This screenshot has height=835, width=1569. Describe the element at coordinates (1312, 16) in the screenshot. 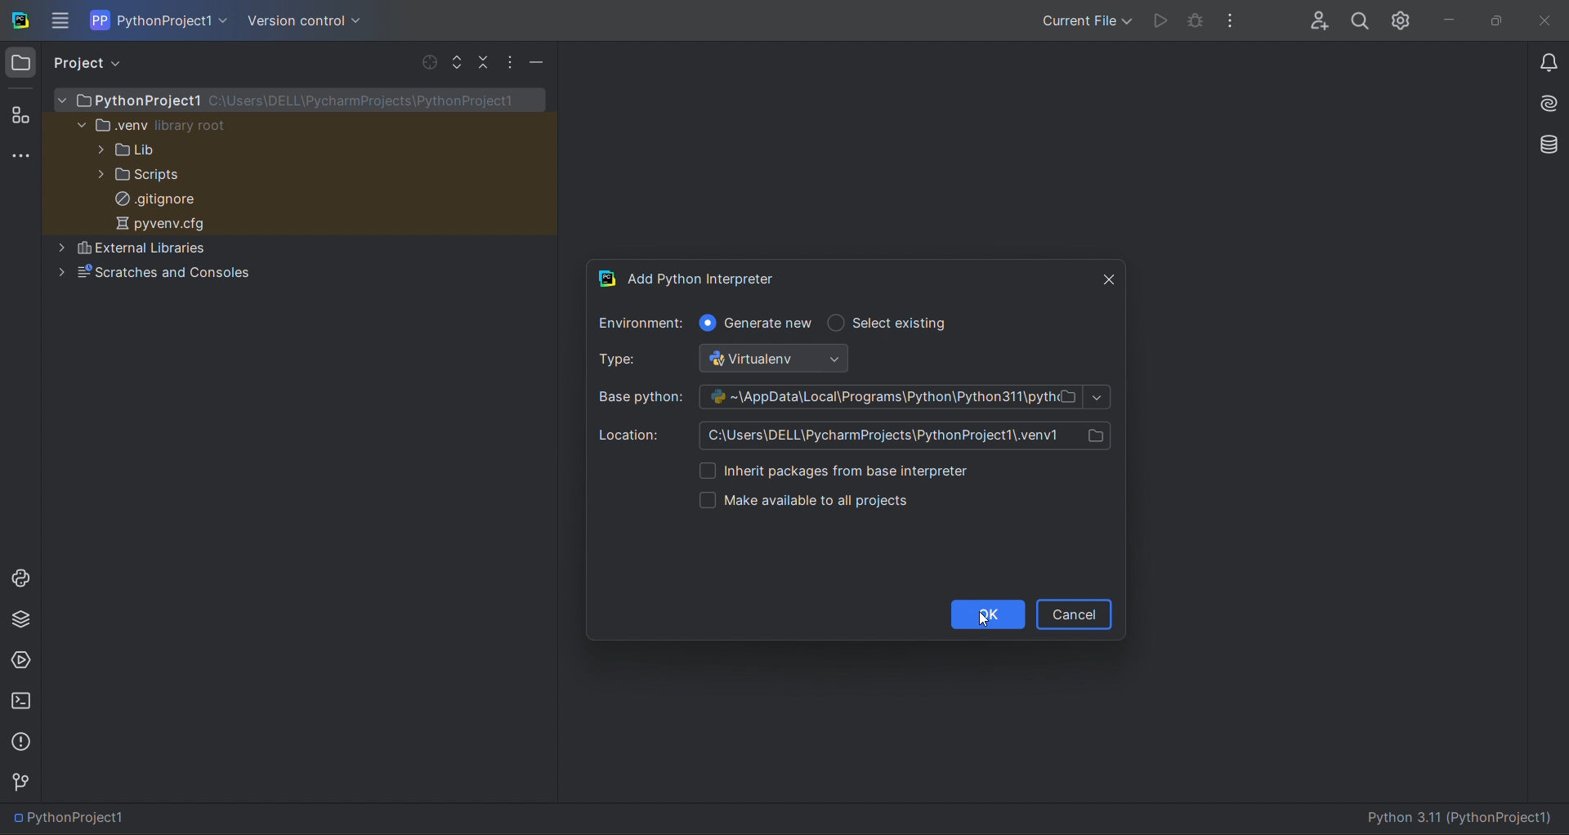

I see `collab` at that location.